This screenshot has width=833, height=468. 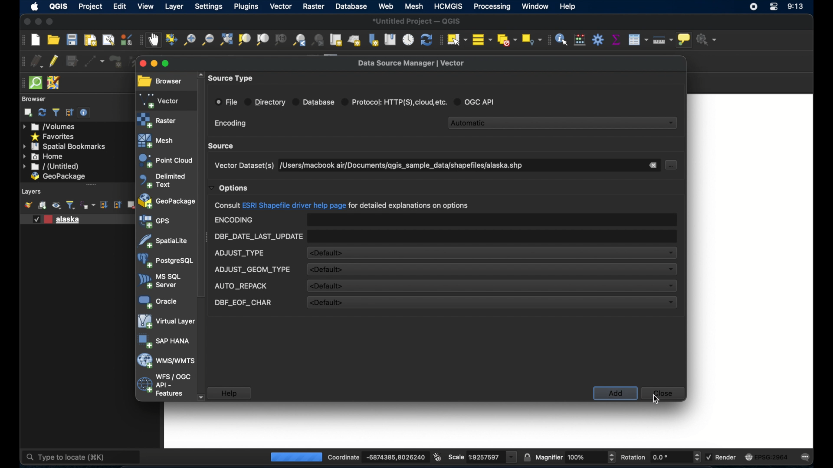 I want to click on scroll up arrow, so click(x=199, y=73).